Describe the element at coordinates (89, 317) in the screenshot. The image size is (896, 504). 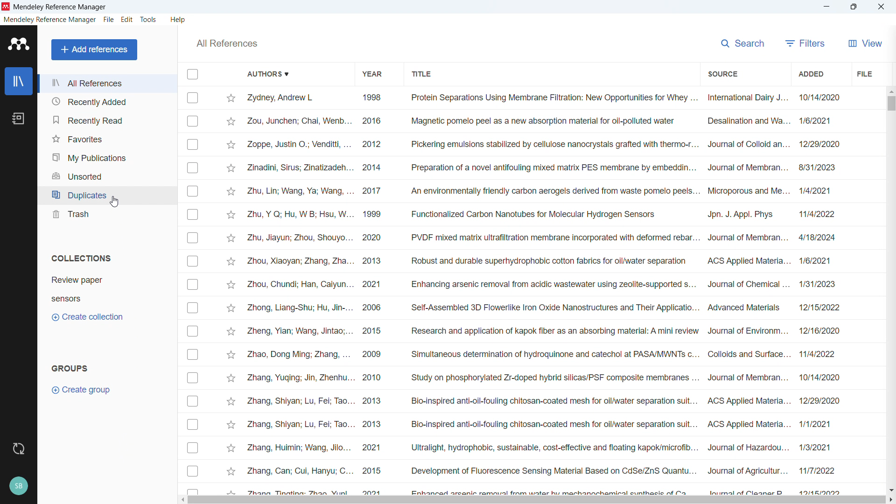
I see `Create collection ` at that location.